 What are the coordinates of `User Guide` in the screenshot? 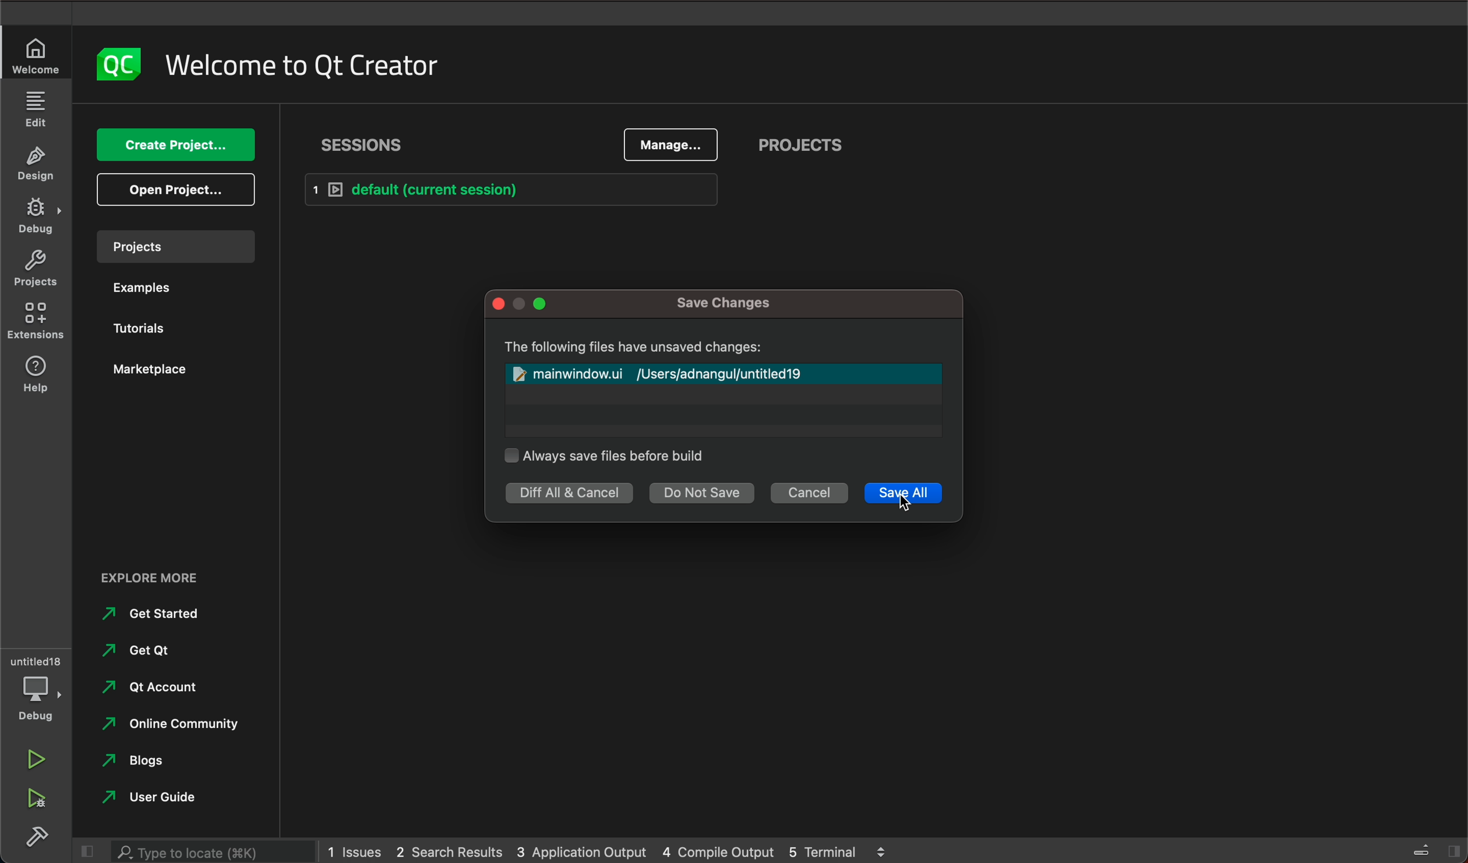 It's located at (148, 794).